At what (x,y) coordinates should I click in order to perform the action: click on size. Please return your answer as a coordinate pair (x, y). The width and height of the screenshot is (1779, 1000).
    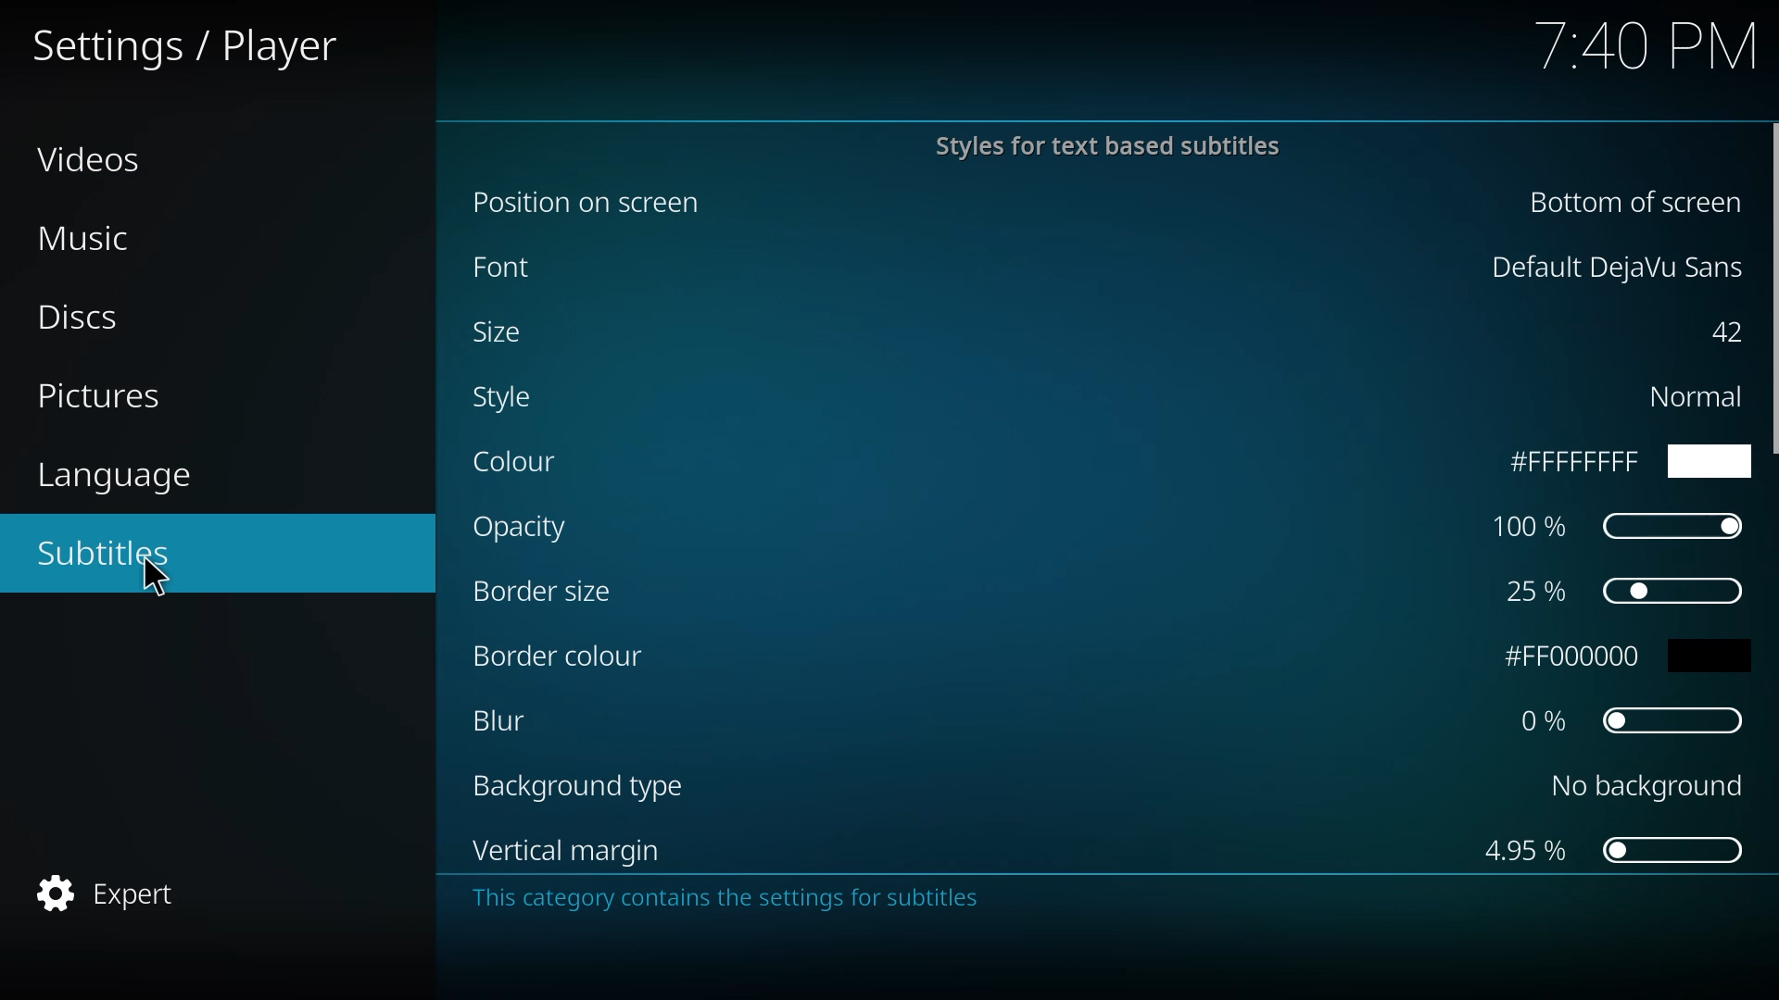
    Looking at the image, I should click on (507, 334).